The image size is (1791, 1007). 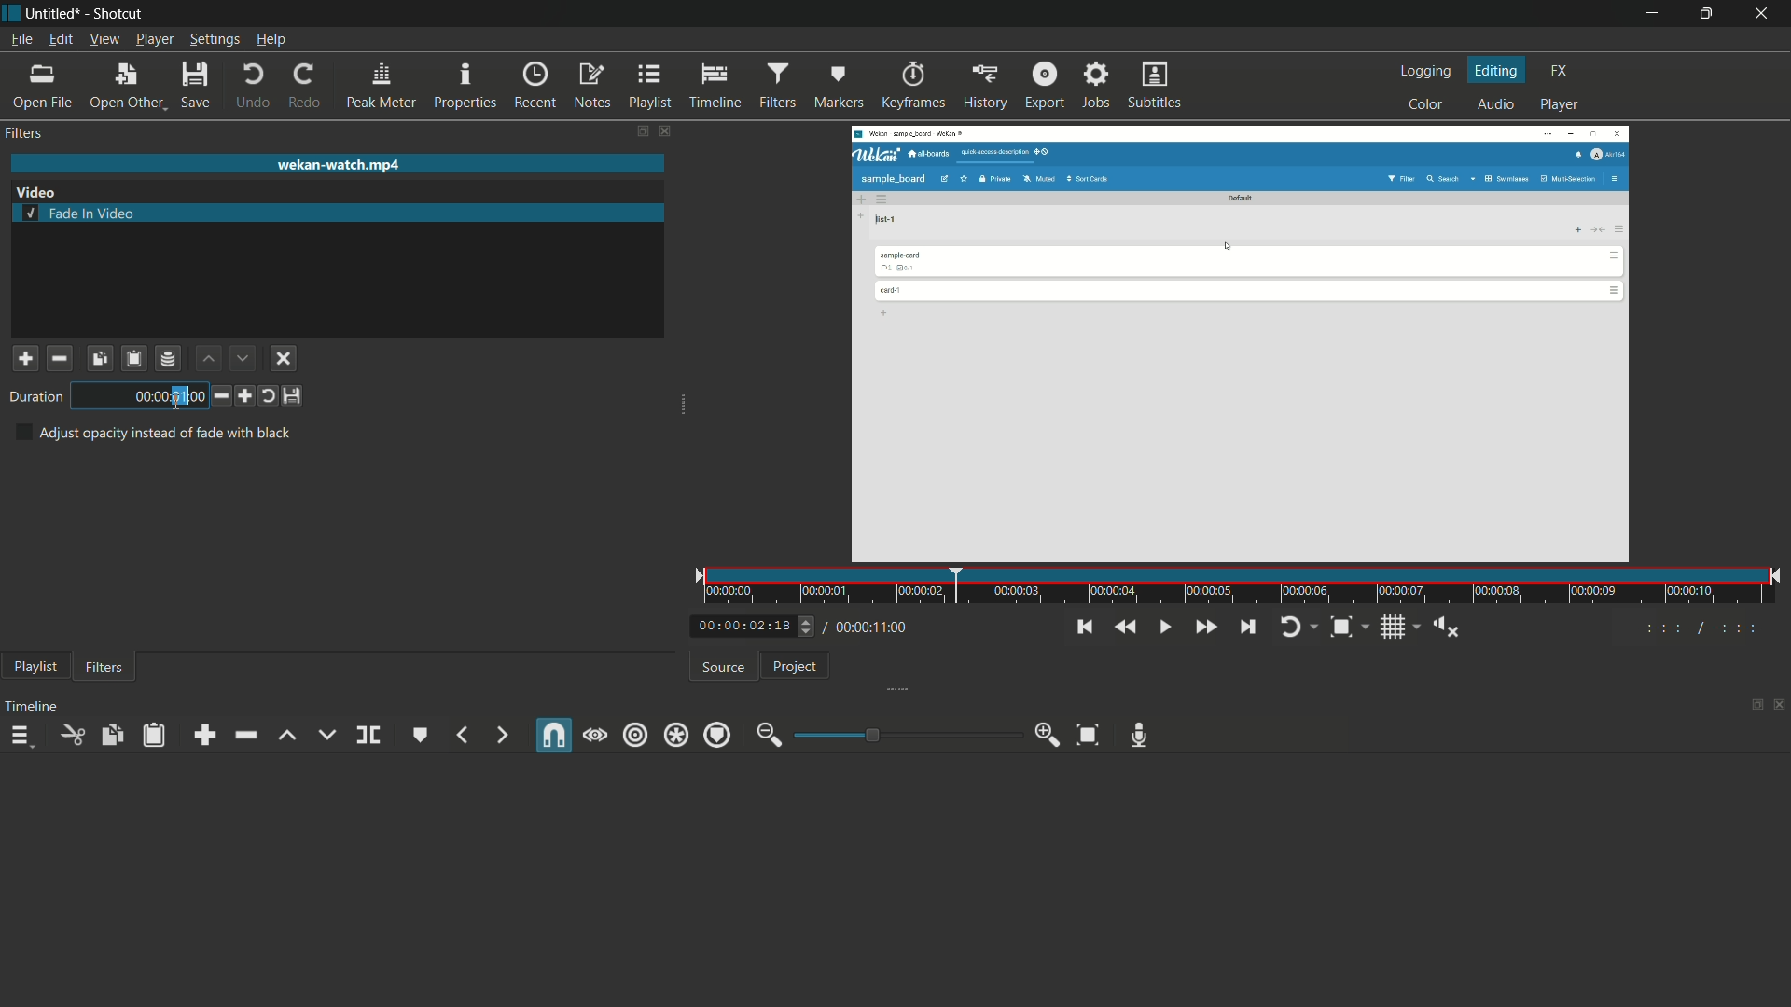 I want to click on change layout, so click(x=1754, y=703).